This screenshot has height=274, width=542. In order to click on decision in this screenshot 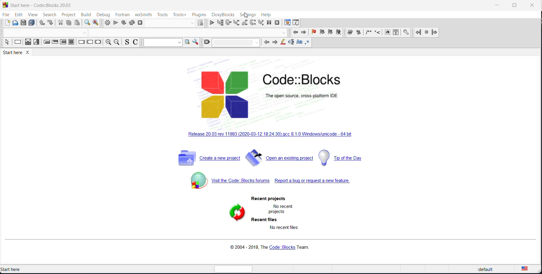, I will do `click(28, 43)`.